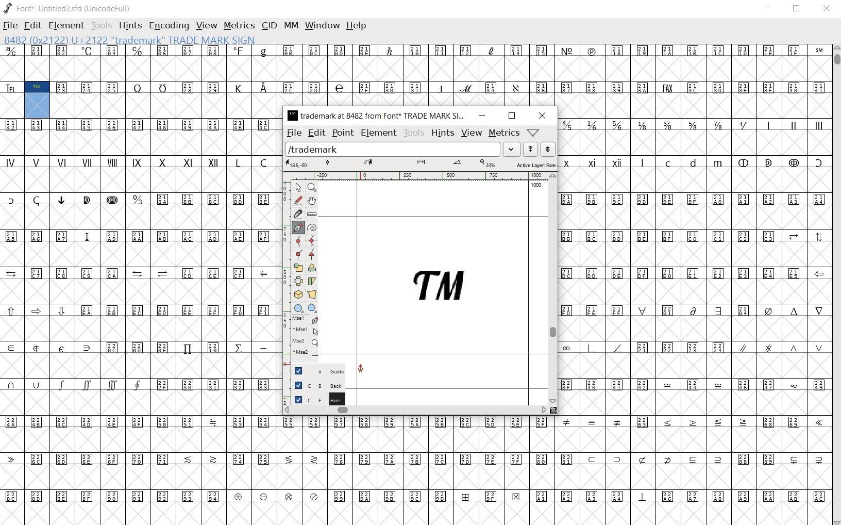 This screenshot has width=841, height=525. Describe the element at coordinates (66, 9) in the screenshot. I see `font* Untitled2.sfd (unicodeFull)` at that location.